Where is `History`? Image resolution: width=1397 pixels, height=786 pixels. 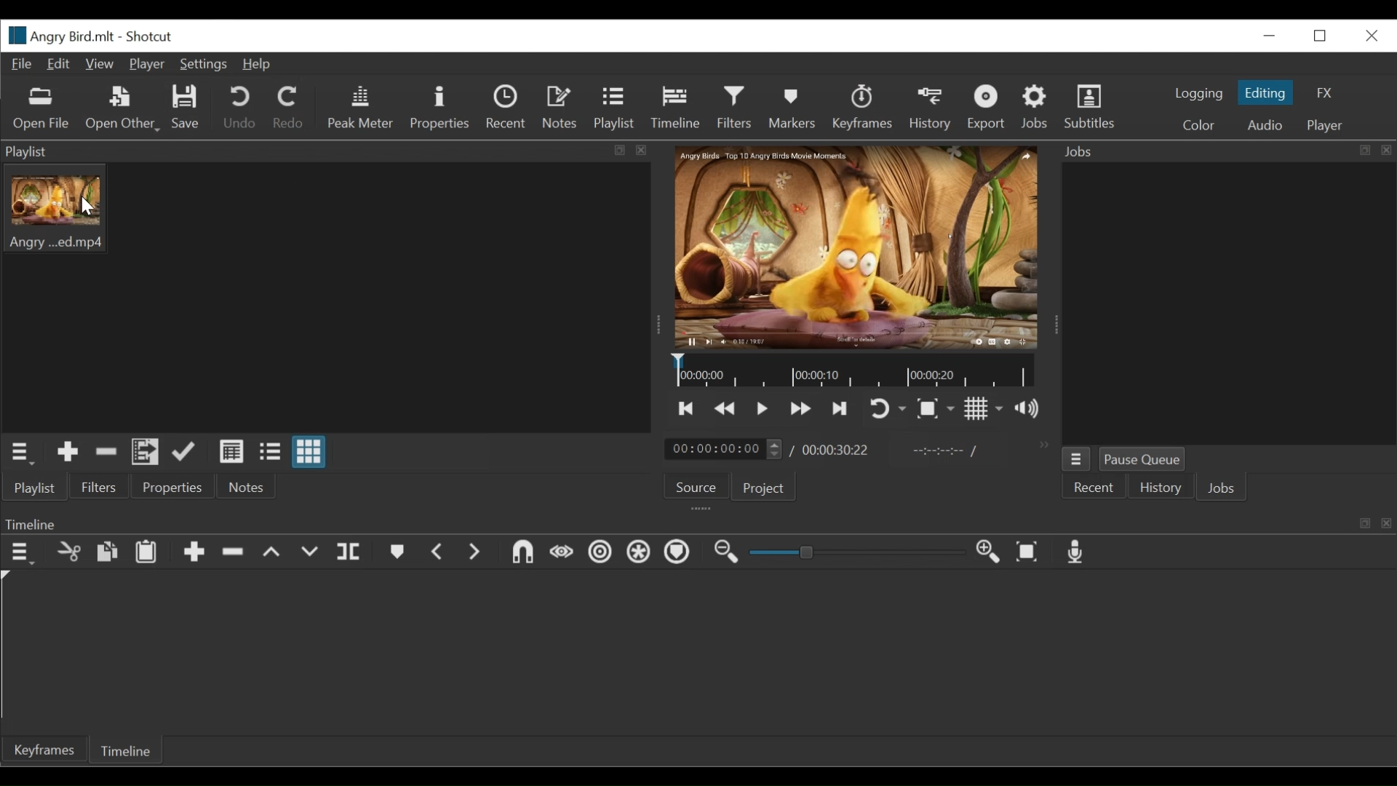
History is located at coordinates (1158, 488).